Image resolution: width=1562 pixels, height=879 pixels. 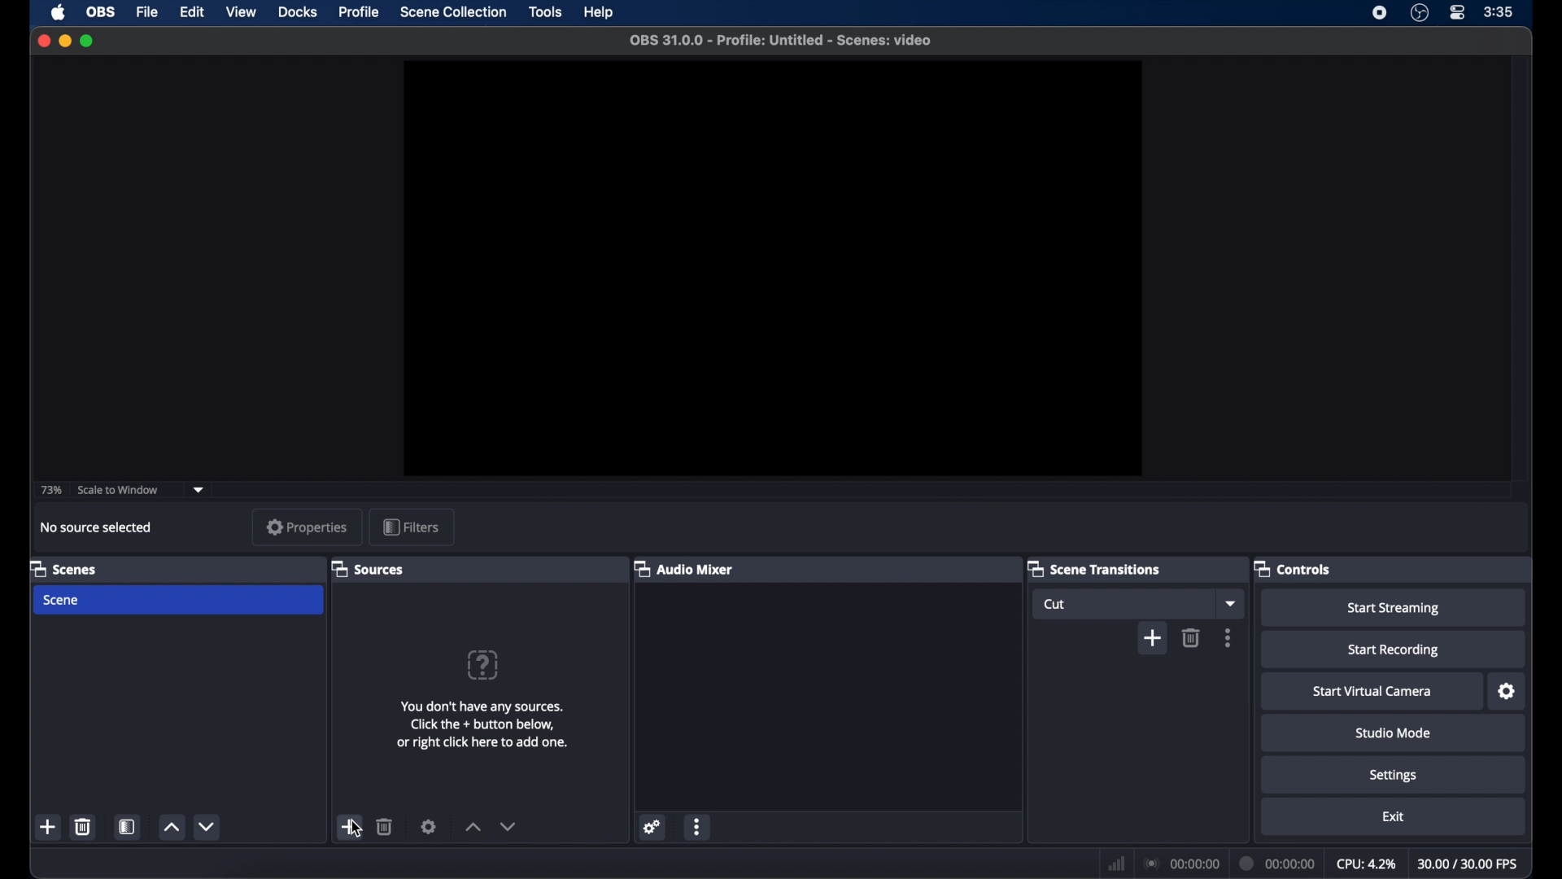 What do you see at coordinates (508, 826) in the screenshot?
I see `decrement` at bounding box center [508, 826].